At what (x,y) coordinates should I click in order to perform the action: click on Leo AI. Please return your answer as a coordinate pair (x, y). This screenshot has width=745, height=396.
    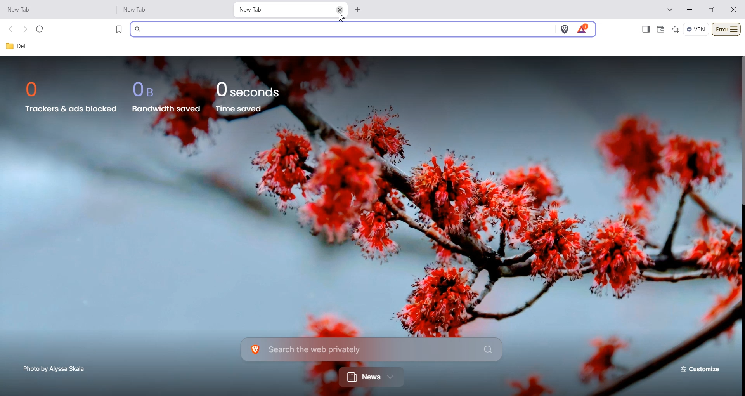
    Looking at the image, I should click on (676, 30).